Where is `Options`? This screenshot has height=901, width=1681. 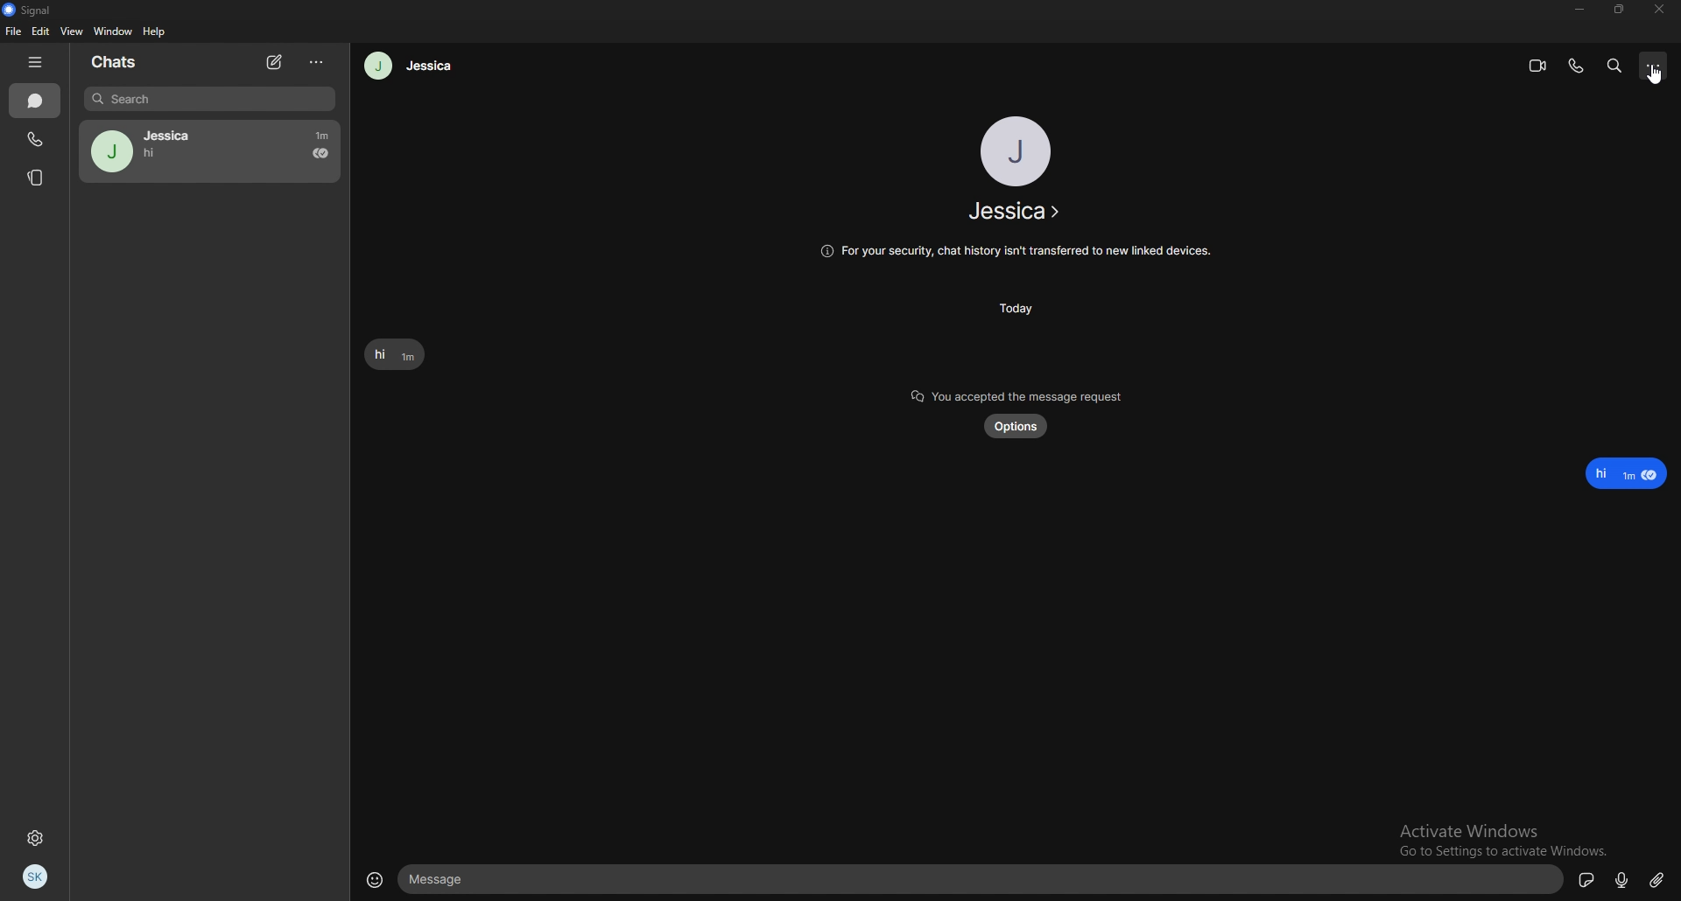
Options is located at coordinates (1017, 428).